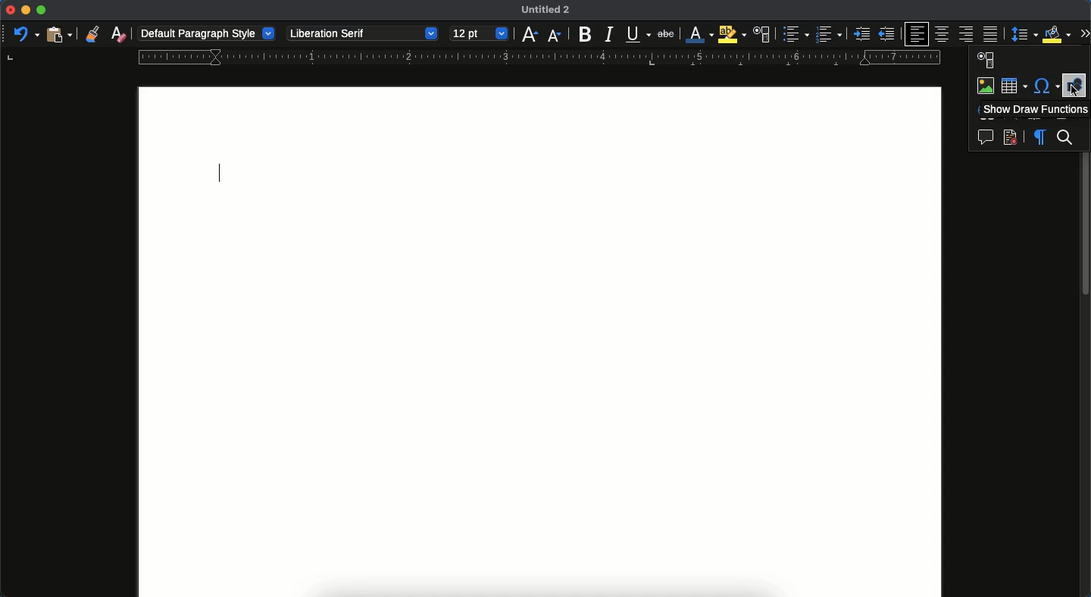  Describe the element at coordinates (118, 34) in the screenshot. I see `clear formatting` at that location.